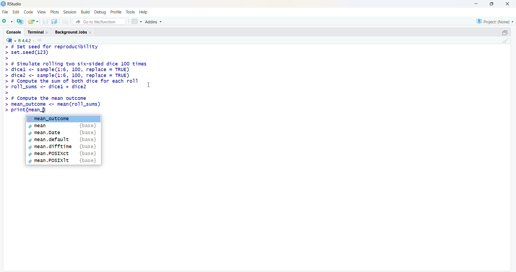  I want to click on > # Set seed for reproducibility> set.seed(123)>> # Simulate rolling two six-sided dice 100 times> dicel <- sample(1:6, 100, replace = TRUE)> dice2 <- sample(1:6, 100, replace = TRUE)> # Compute the sum of both dice for each rollroll_sums <- dicel + dice2# Compute the mean outcomemean_outcome <- mean(roll_sums)>> print(mean_), so click(75, 79).